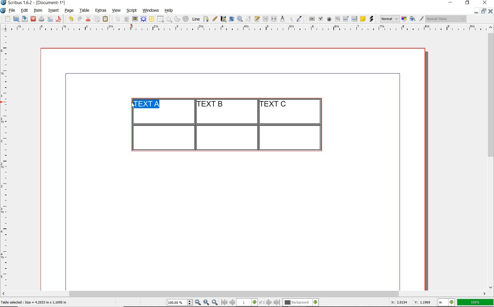  Describe the element at coordinates (118, 19) in the screenshot. I see `select` at that location.